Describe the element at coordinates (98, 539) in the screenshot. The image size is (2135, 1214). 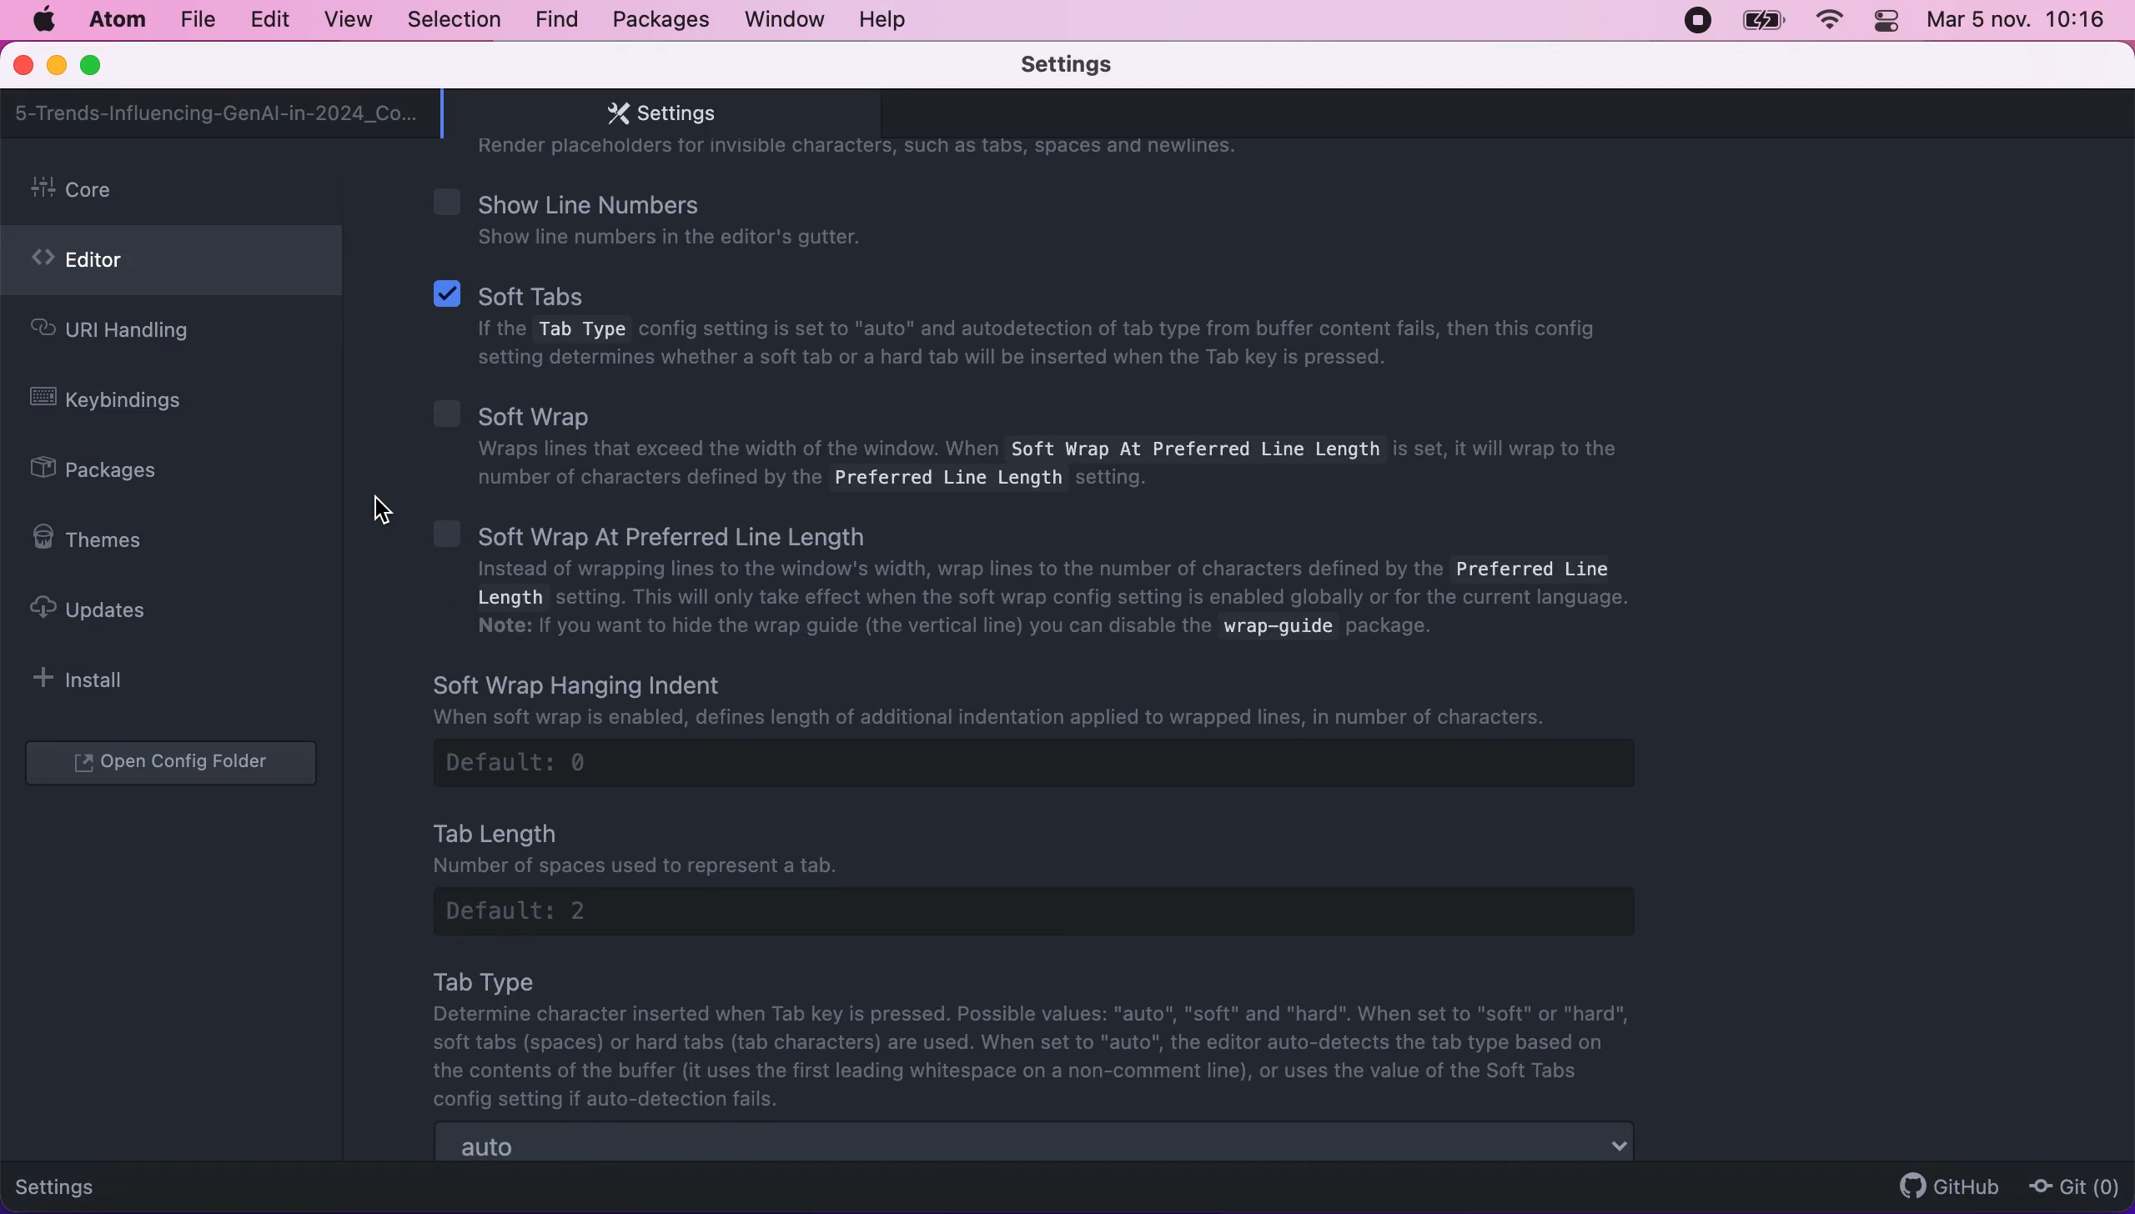
I see `themes` at that location.